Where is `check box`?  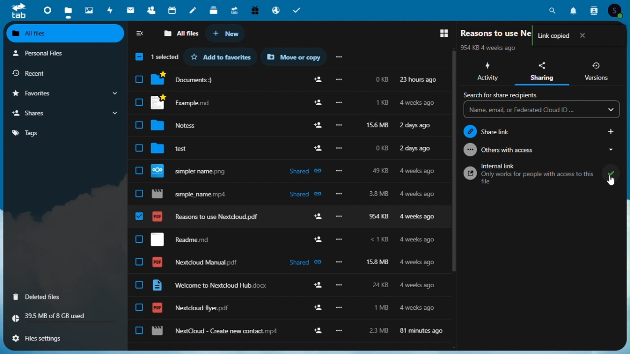
check box is located at coordinates (139, 194).